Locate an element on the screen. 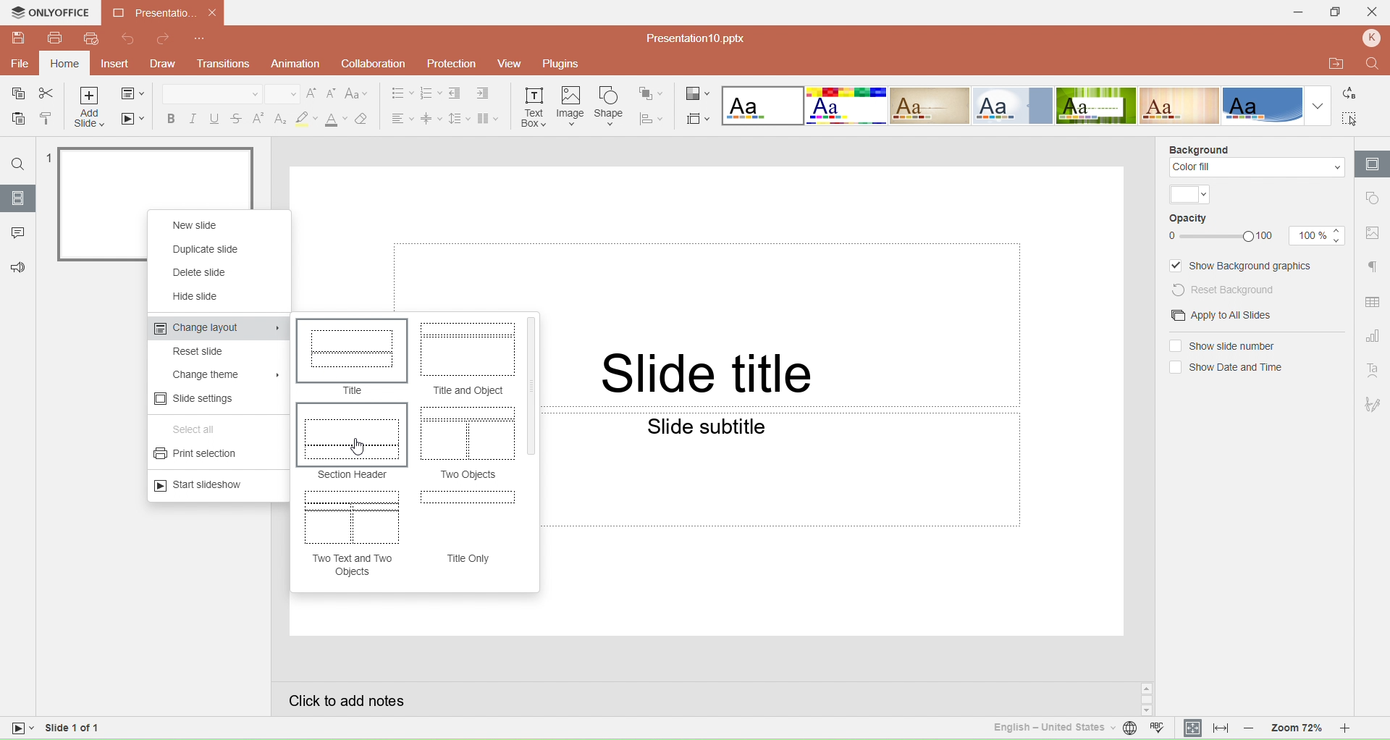 This screenshot has width=1390, height=740. Start slideshow is located at coordinates (134, 121).